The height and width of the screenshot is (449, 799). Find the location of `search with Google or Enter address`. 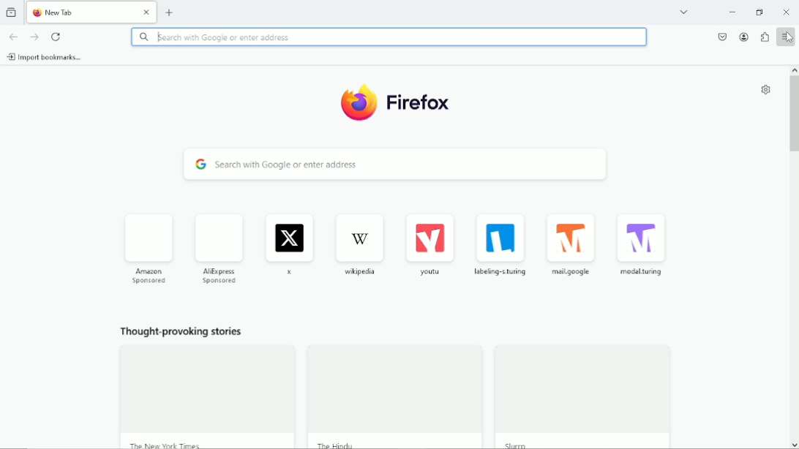

search with Google or Enter address is located at coordinates (389, 37).